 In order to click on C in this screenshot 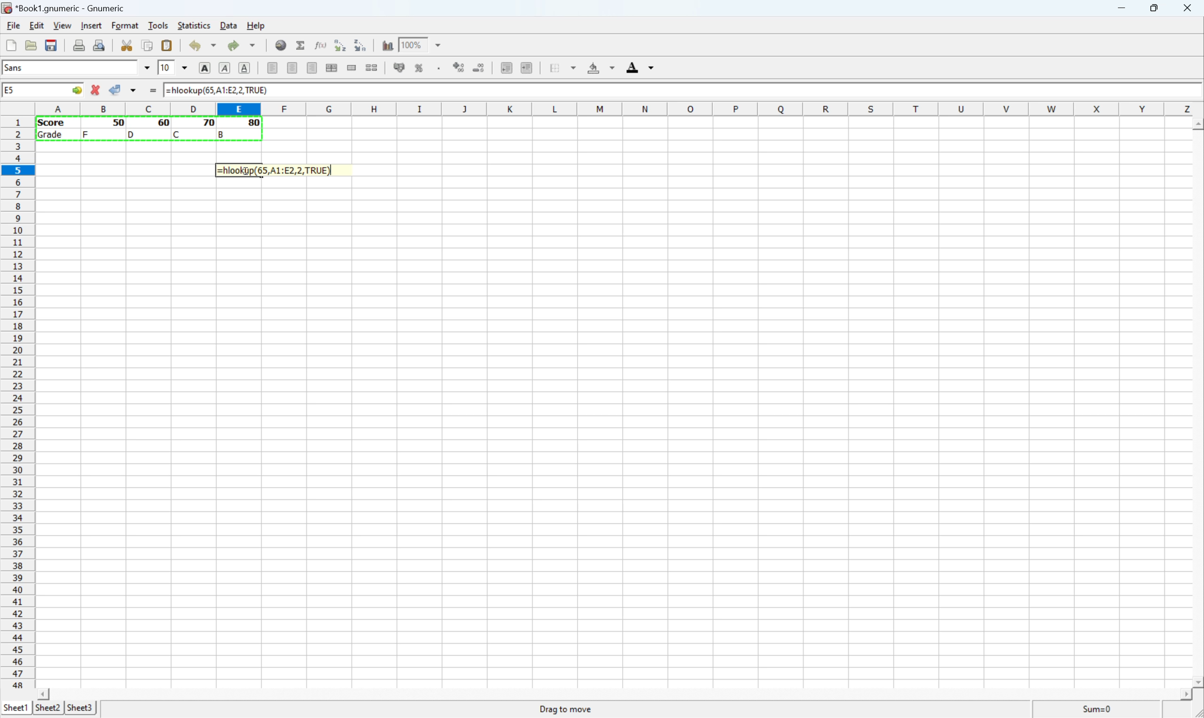, I will do `click(178, 134)`.